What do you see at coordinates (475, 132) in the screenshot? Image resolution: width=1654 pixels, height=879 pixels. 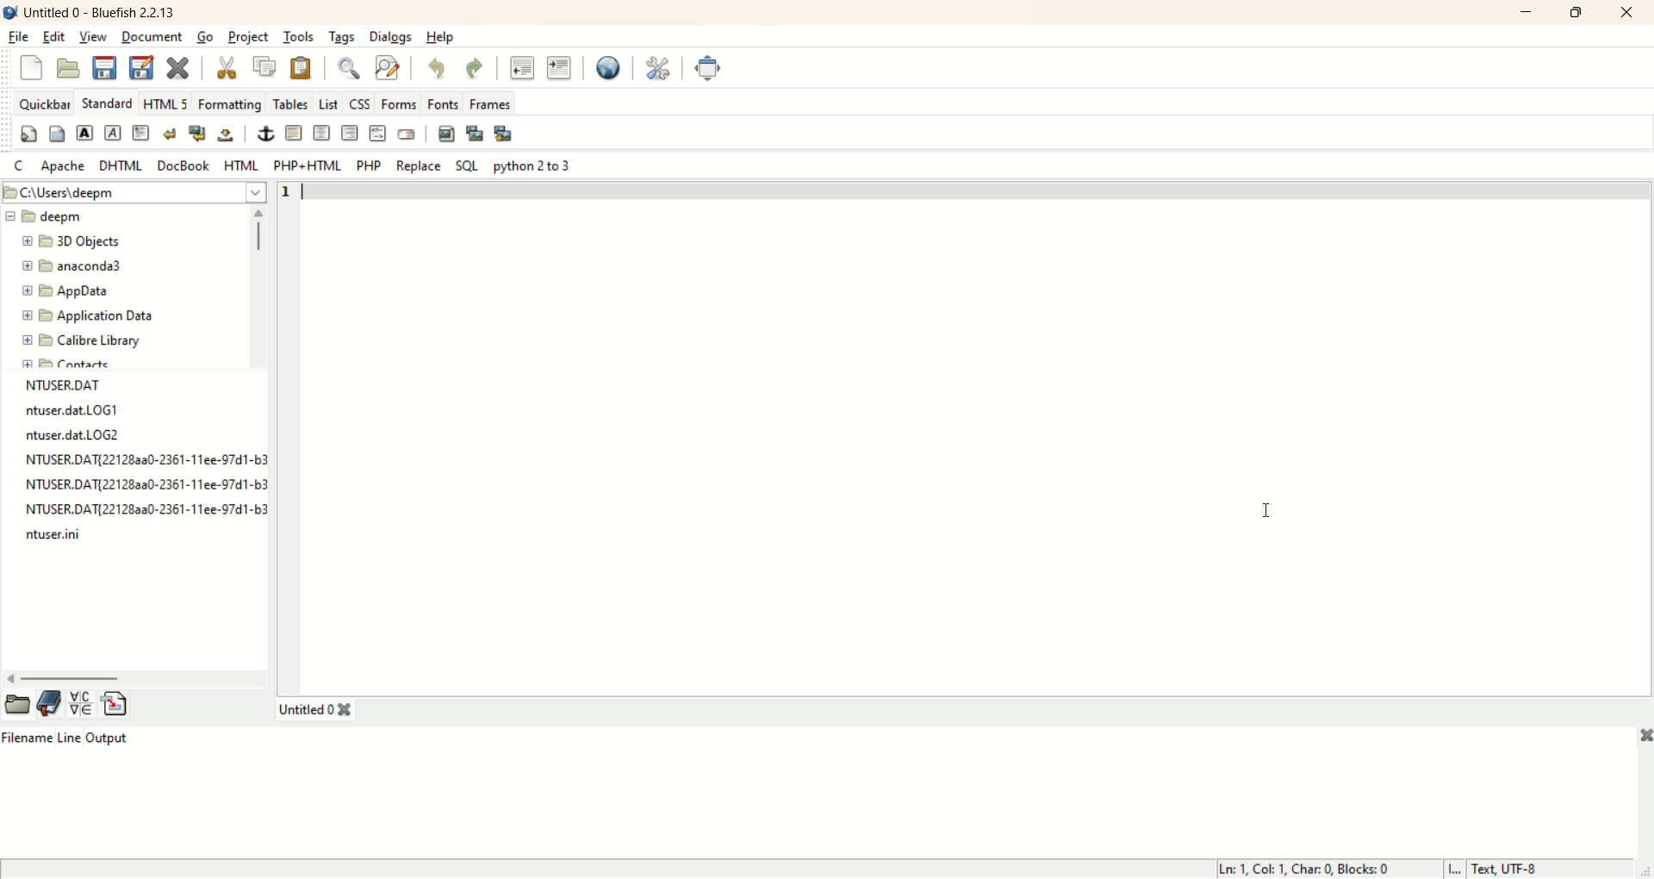 I see `insert thumbnail` at bounding box center [475, 132].